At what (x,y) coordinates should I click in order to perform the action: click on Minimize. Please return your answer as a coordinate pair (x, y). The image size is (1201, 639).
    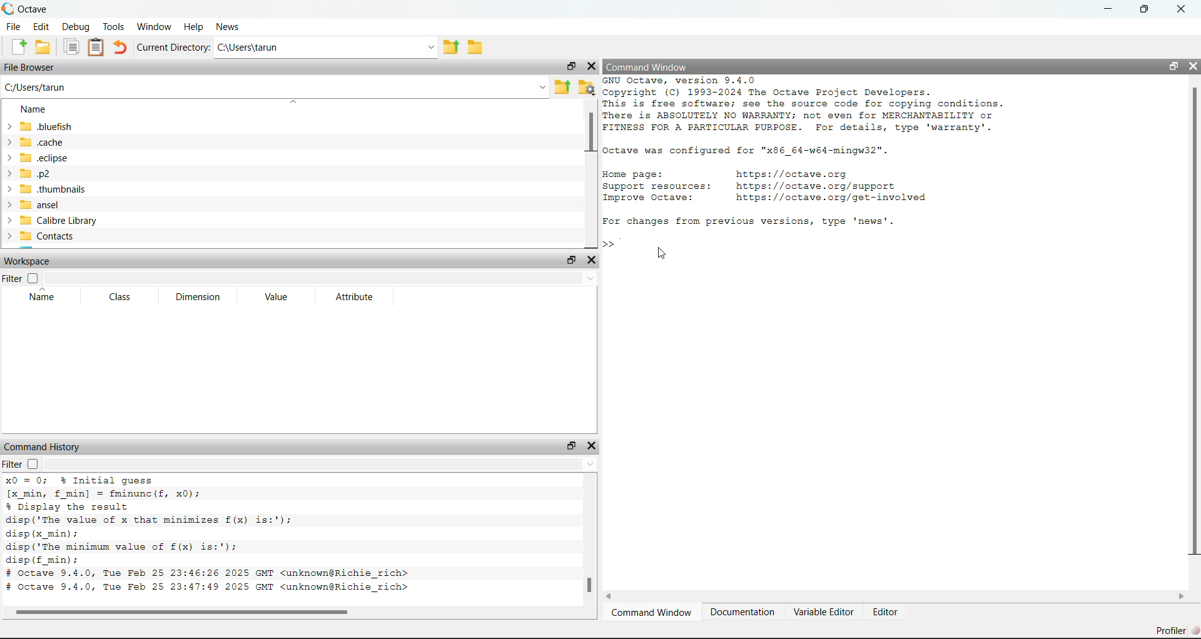
    Looking at the image, I should click on (1107, 9).